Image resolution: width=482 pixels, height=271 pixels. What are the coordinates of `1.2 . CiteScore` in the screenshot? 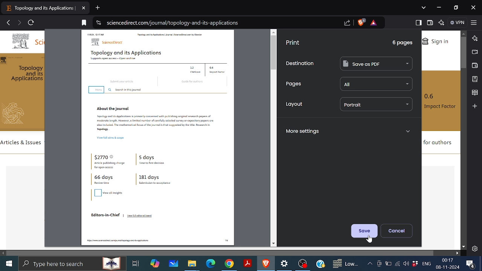 It's located at (196, 70).